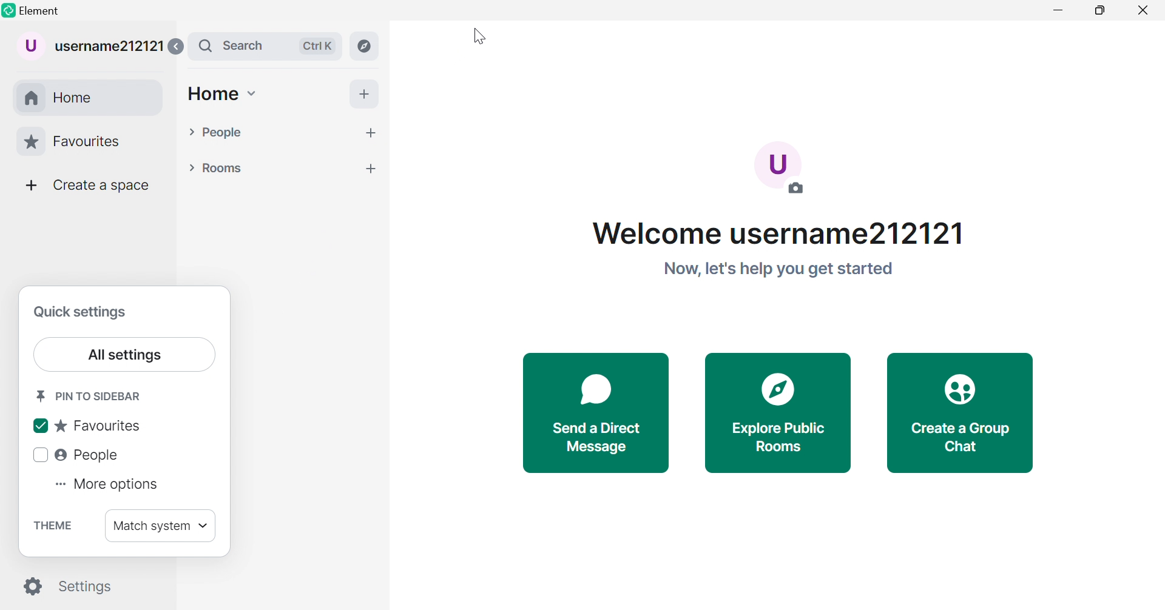 The image size is (1165, 610). I want to click on Close, so click(1144, 11).